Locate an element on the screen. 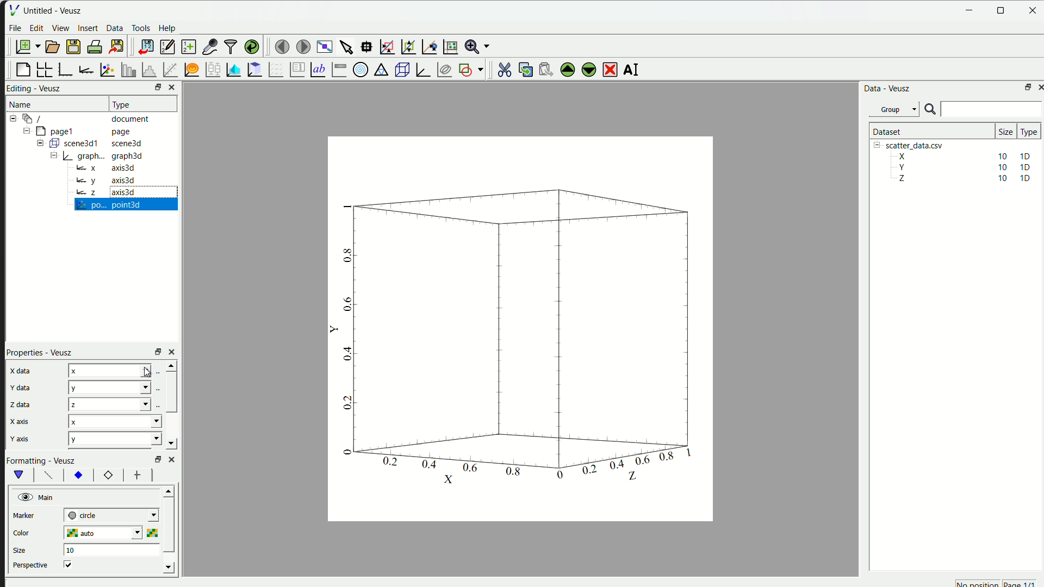  Formatting - Veusz is located at coordinates (46, 460).